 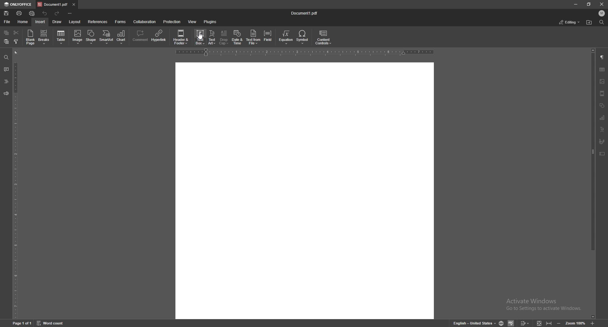 What do you see at coordinates (122, 37) in the screenshot?
I see `chart` at bounding box center [122, 37].